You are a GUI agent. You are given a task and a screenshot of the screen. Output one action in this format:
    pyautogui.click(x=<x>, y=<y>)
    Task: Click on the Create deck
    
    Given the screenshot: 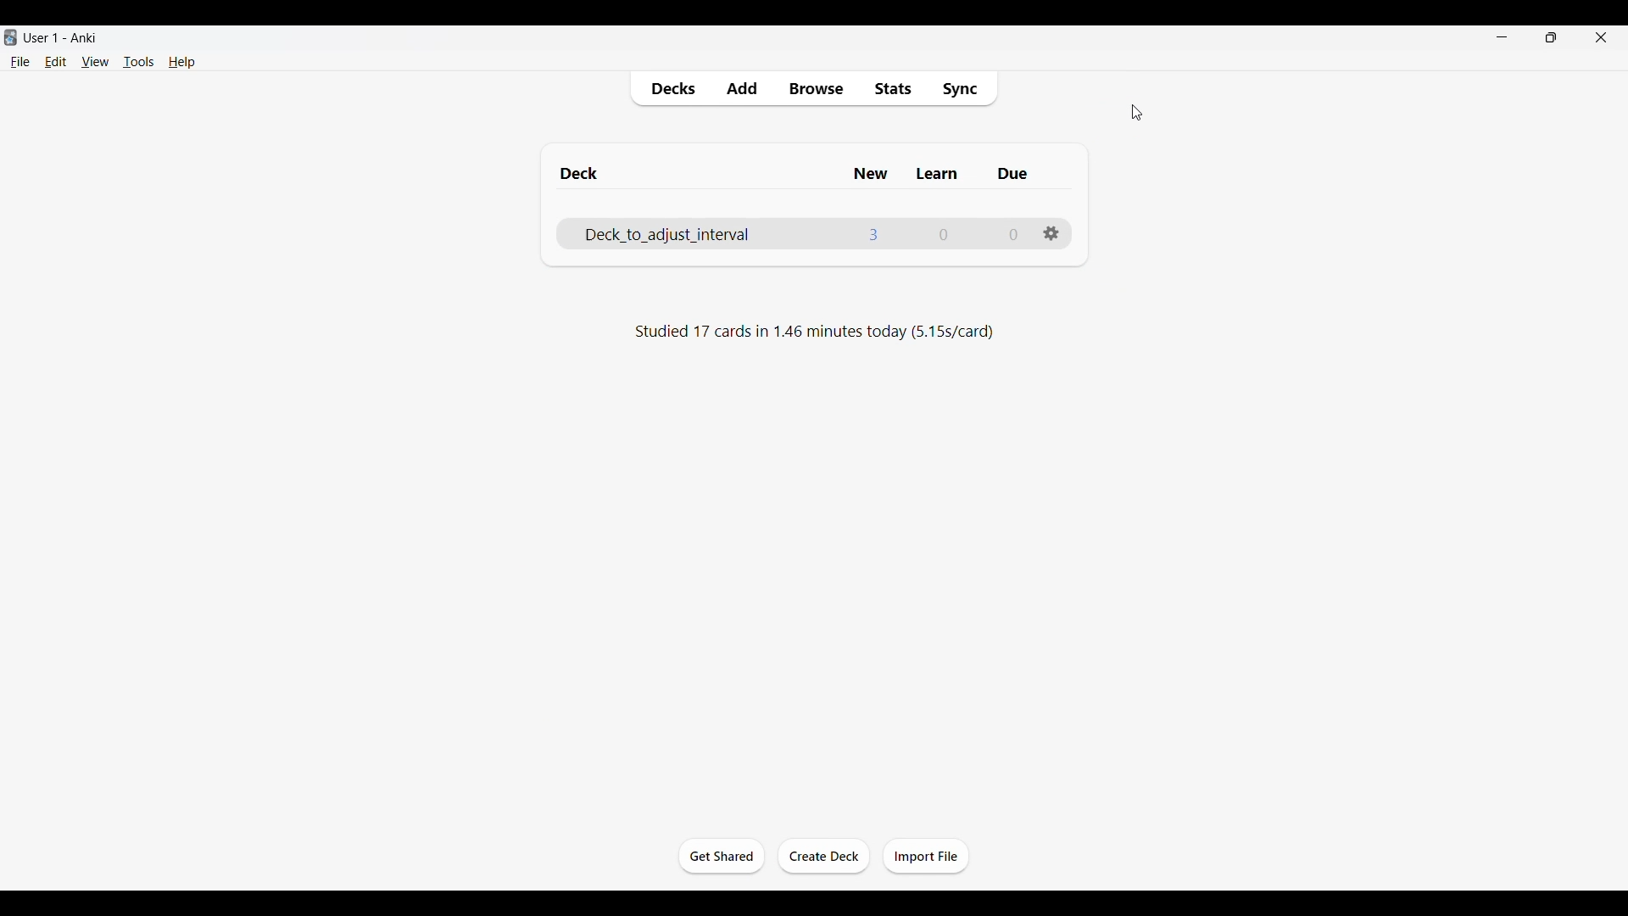 What is the action you would take?
    pyautogui.click(x=823, y=856)
    